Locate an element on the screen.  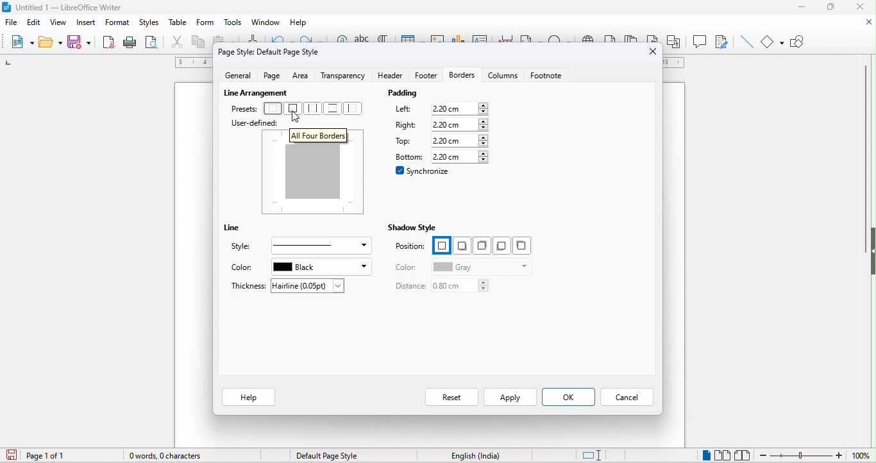
maximize is located at coordinates (833, 7).